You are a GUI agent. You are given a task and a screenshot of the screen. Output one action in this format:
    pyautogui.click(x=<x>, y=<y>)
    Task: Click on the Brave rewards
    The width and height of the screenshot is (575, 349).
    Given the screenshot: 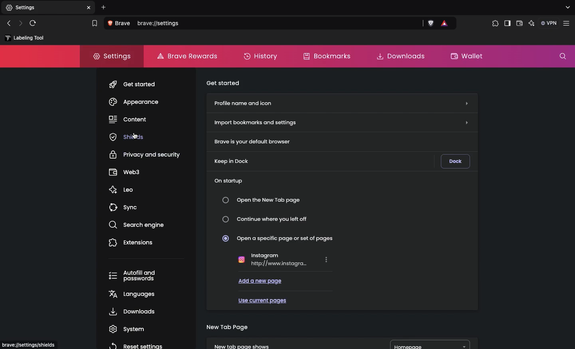 What is the action you would take?
    pyautogui.click(x=187, y=56)
    